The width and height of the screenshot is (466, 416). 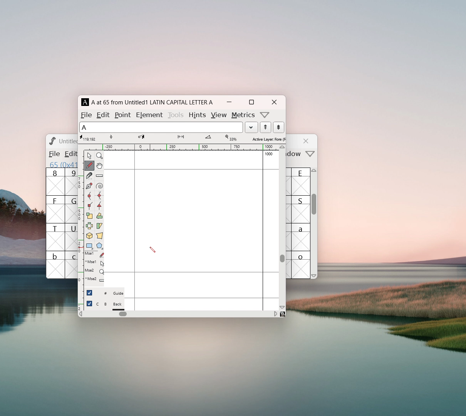 I want to click on Untitled? Untitled1.sfd (1508859-1), so click(x=68, y=141).